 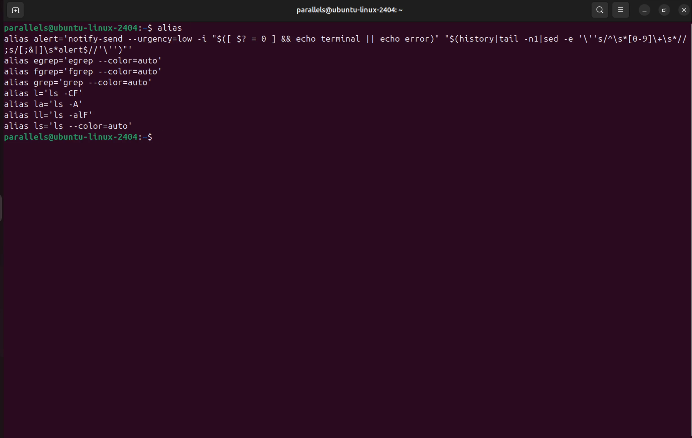 What do you see at coordinates (622, 10) in the screenshot?
I see `view options` at bounding box center [622, 10].